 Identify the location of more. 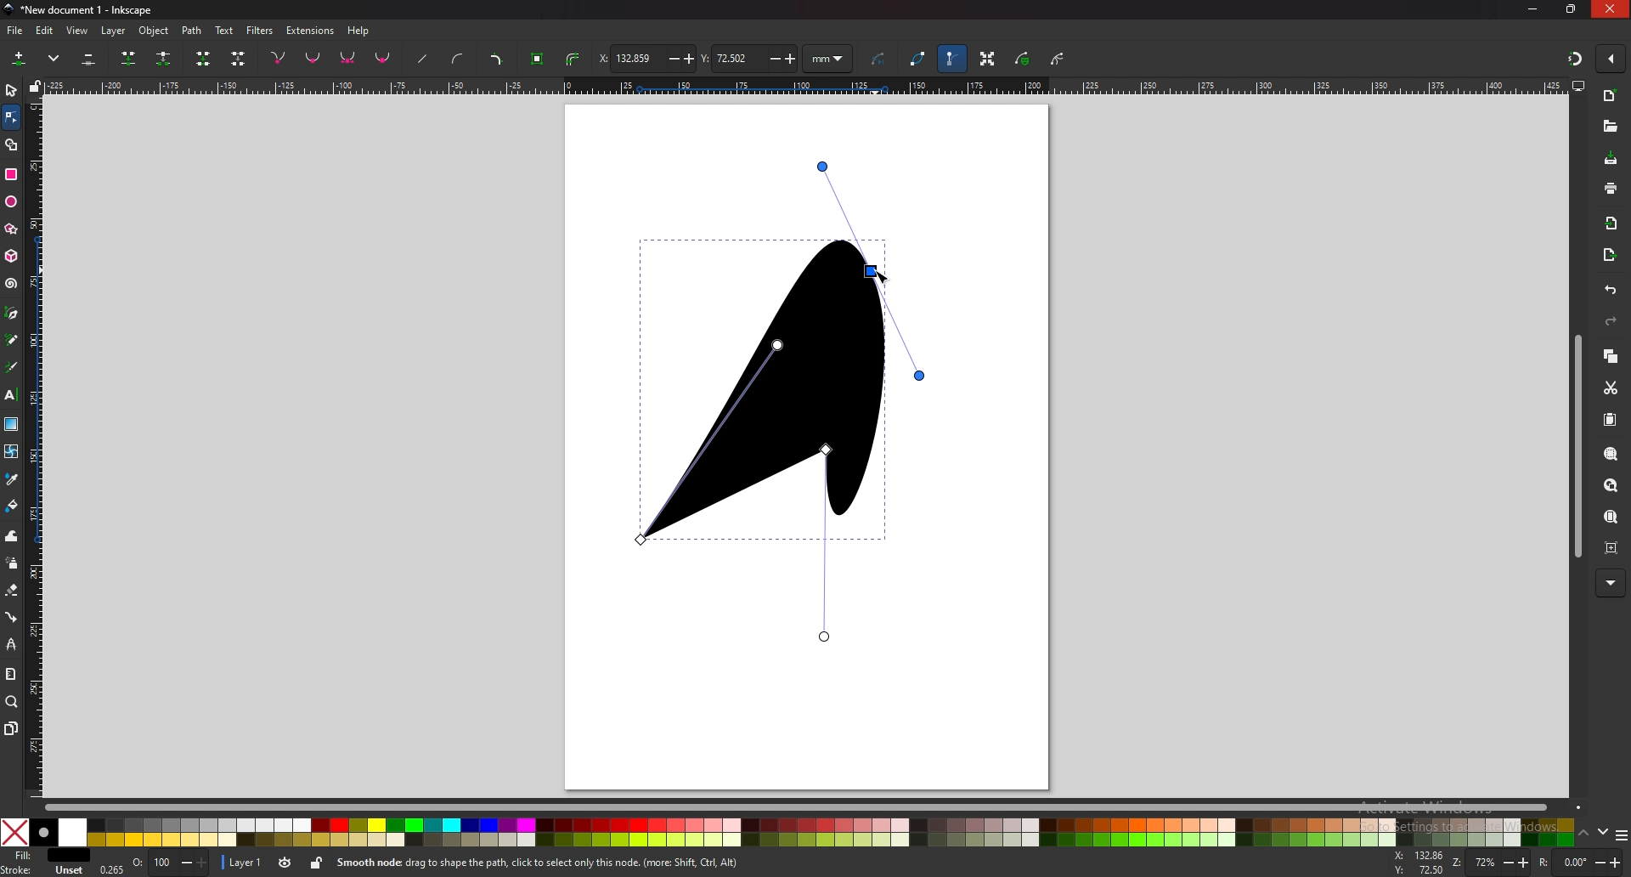
(1611, 582).